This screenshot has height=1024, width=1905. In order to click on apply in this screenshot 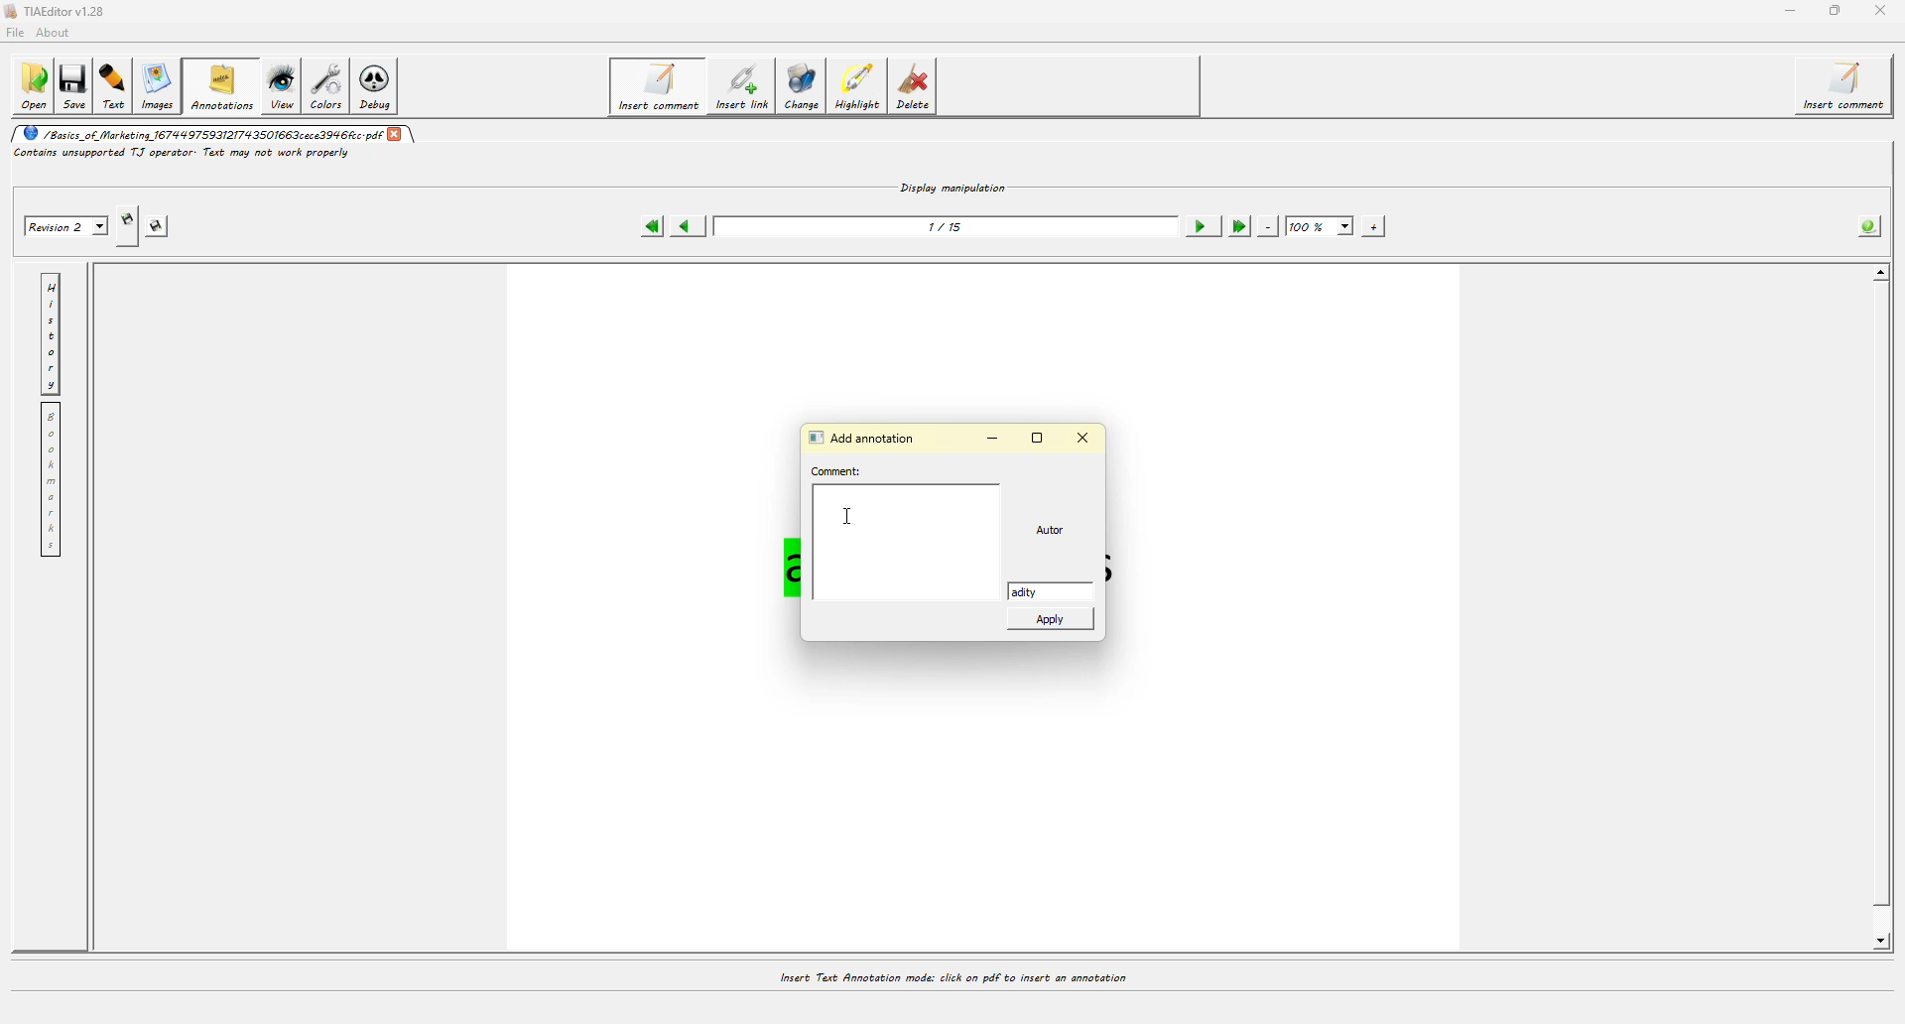, I will do `click(1054, 623)`.